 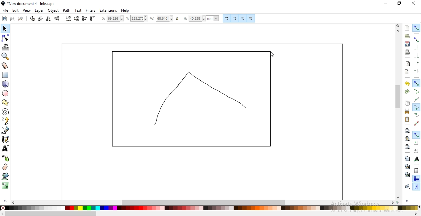 What do you see at coordinates (6, 139) in the screenshot?
I see `draw calligraphic or brush strokes` at bounding box center [6, 139].